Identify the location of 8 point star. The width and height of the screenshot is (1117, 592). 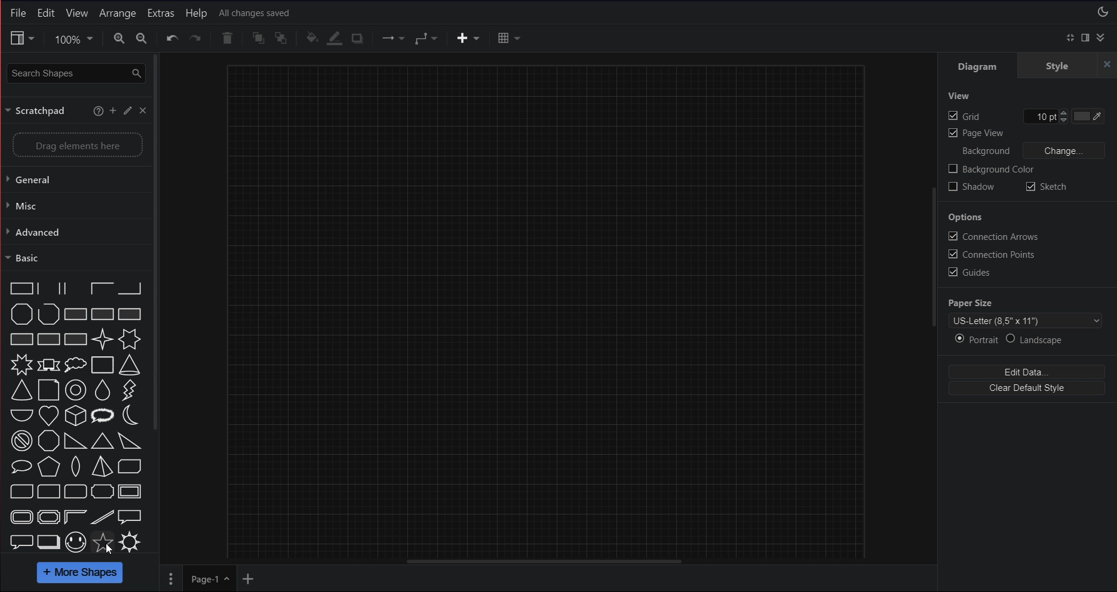
(21, 365).